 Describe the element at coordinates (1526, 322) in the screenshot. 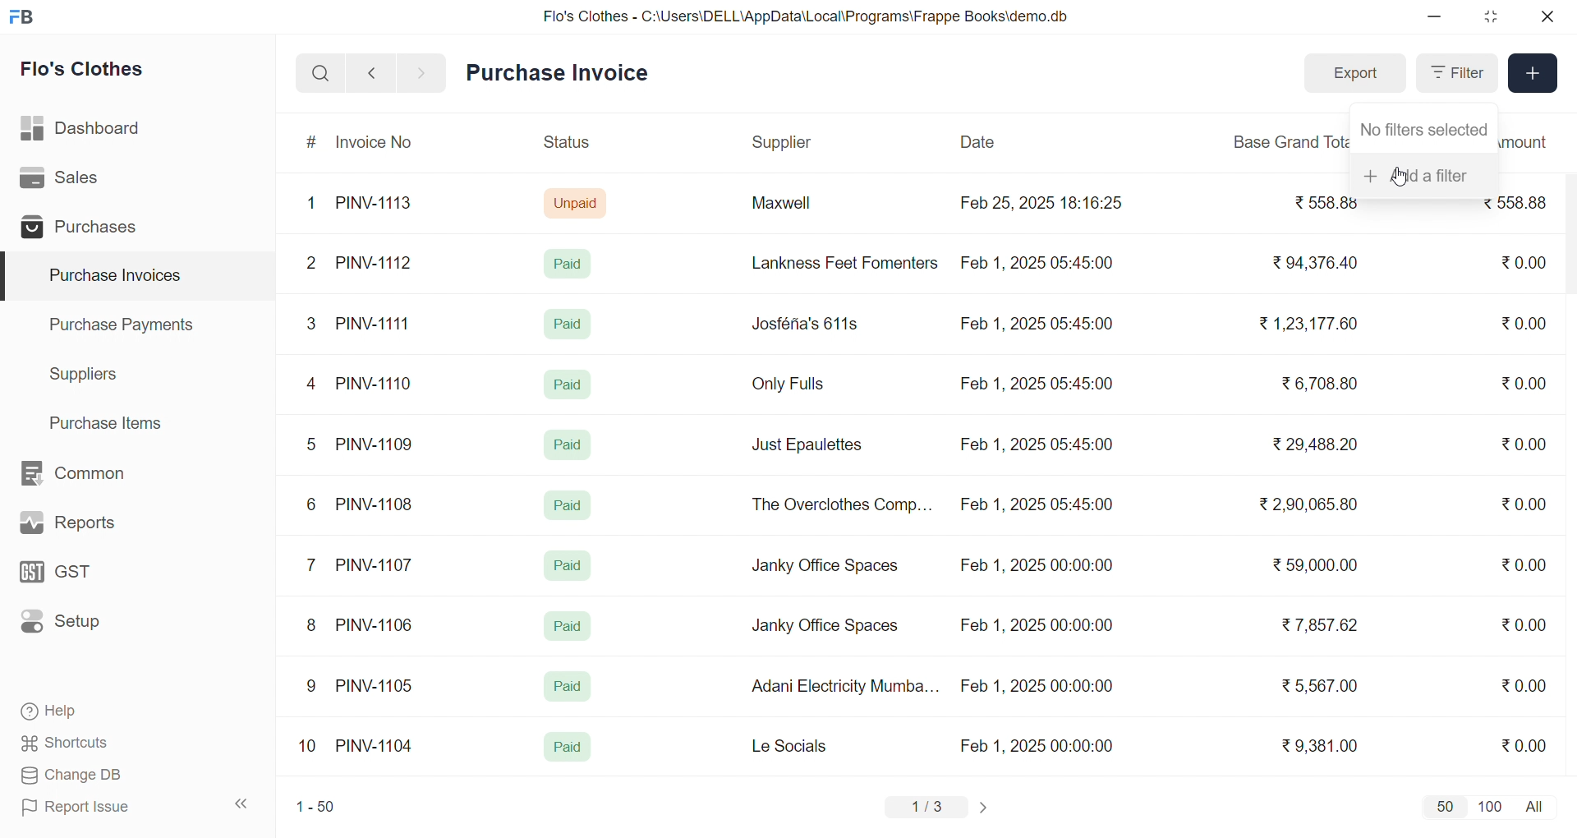

I see `₹0.00` at that location.